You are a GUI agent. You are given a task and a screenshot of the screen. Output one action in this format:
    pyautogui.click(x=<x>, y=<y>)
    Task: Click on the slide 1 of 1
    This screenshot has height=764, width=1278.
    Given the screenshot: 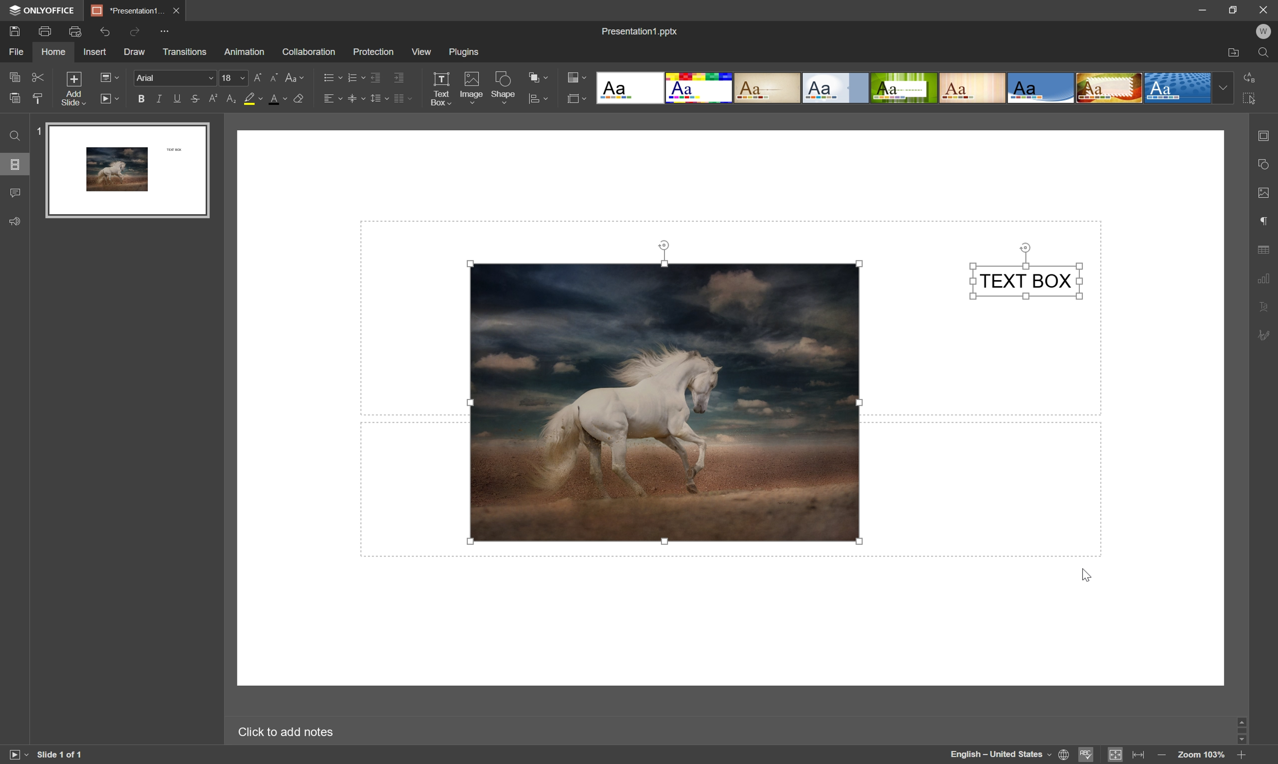 What is the action you would take?
    pyautogui.click(x=61, y=755)
    